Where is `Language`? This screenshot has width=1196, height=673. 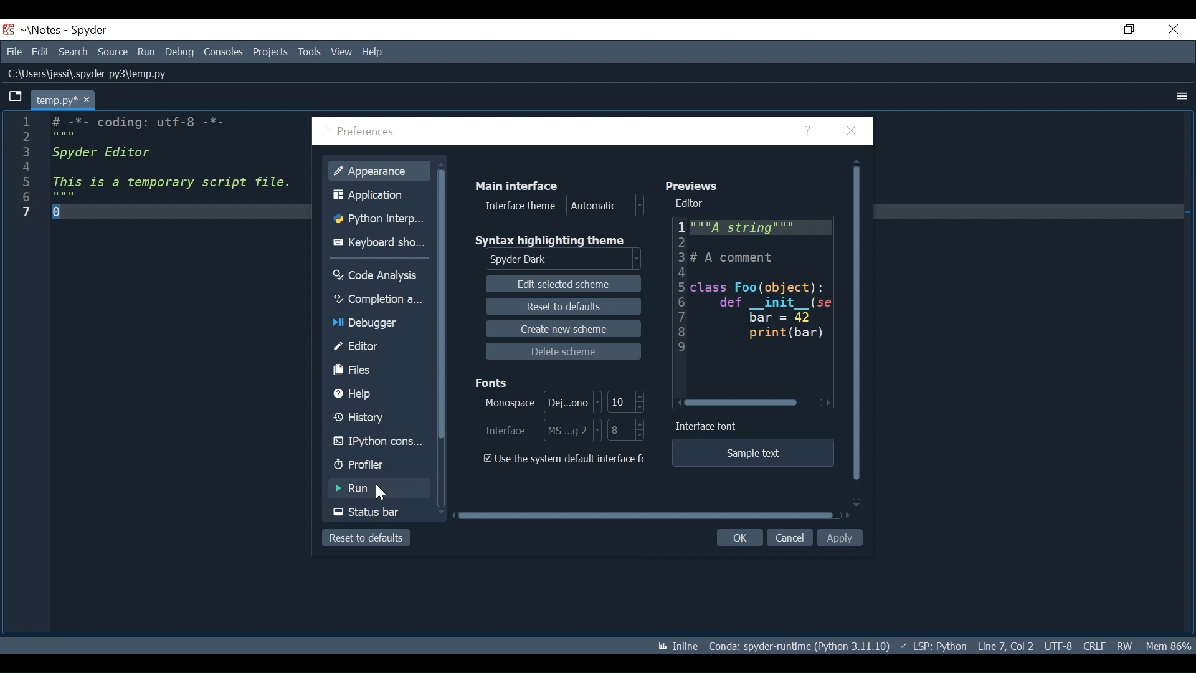 Language is located at coordinates (934, 646).